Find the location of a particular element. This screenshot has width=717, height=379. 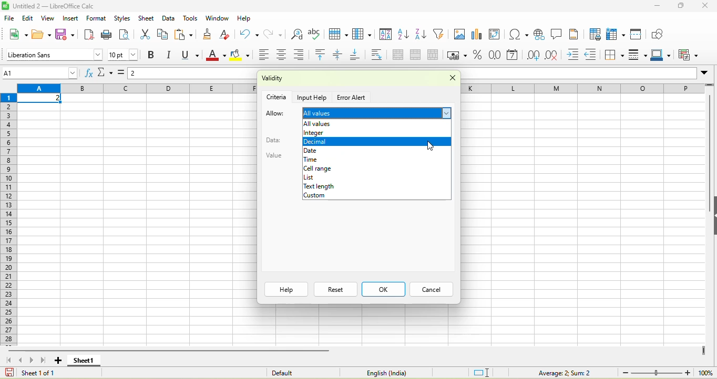

rows is located at coordinates (10, 219).